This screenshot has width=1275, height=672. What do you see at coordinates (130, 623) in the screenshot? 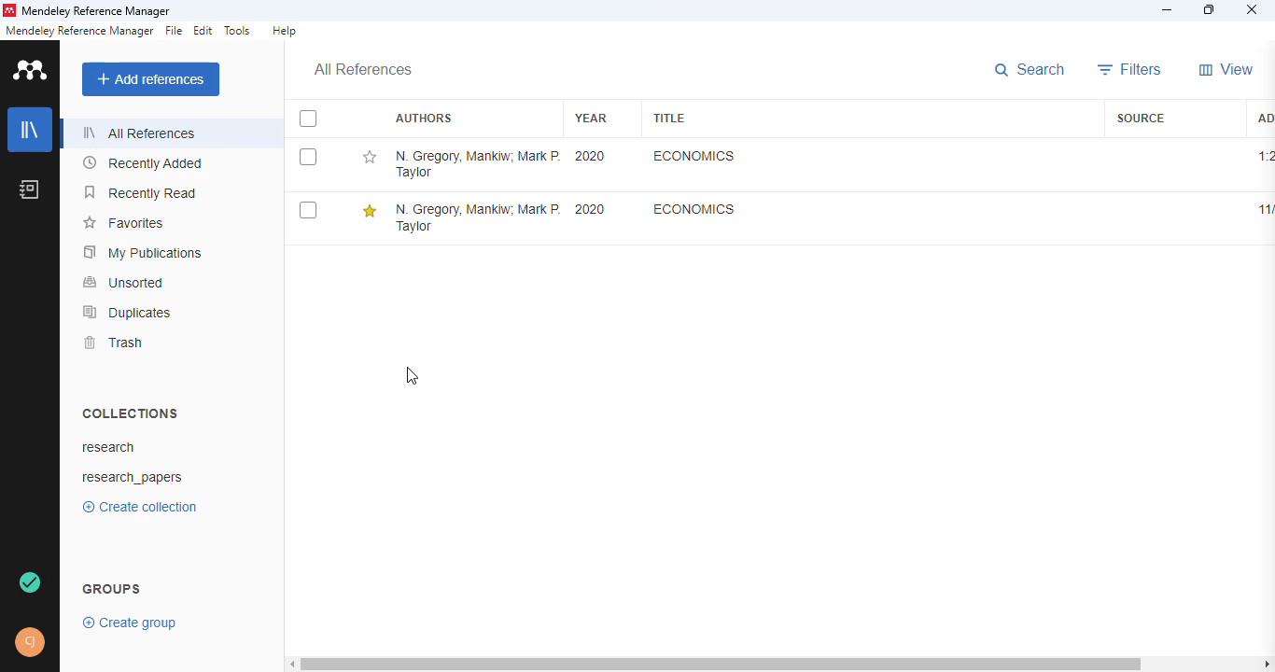
I see `create group` at bounding box center [130, 623].